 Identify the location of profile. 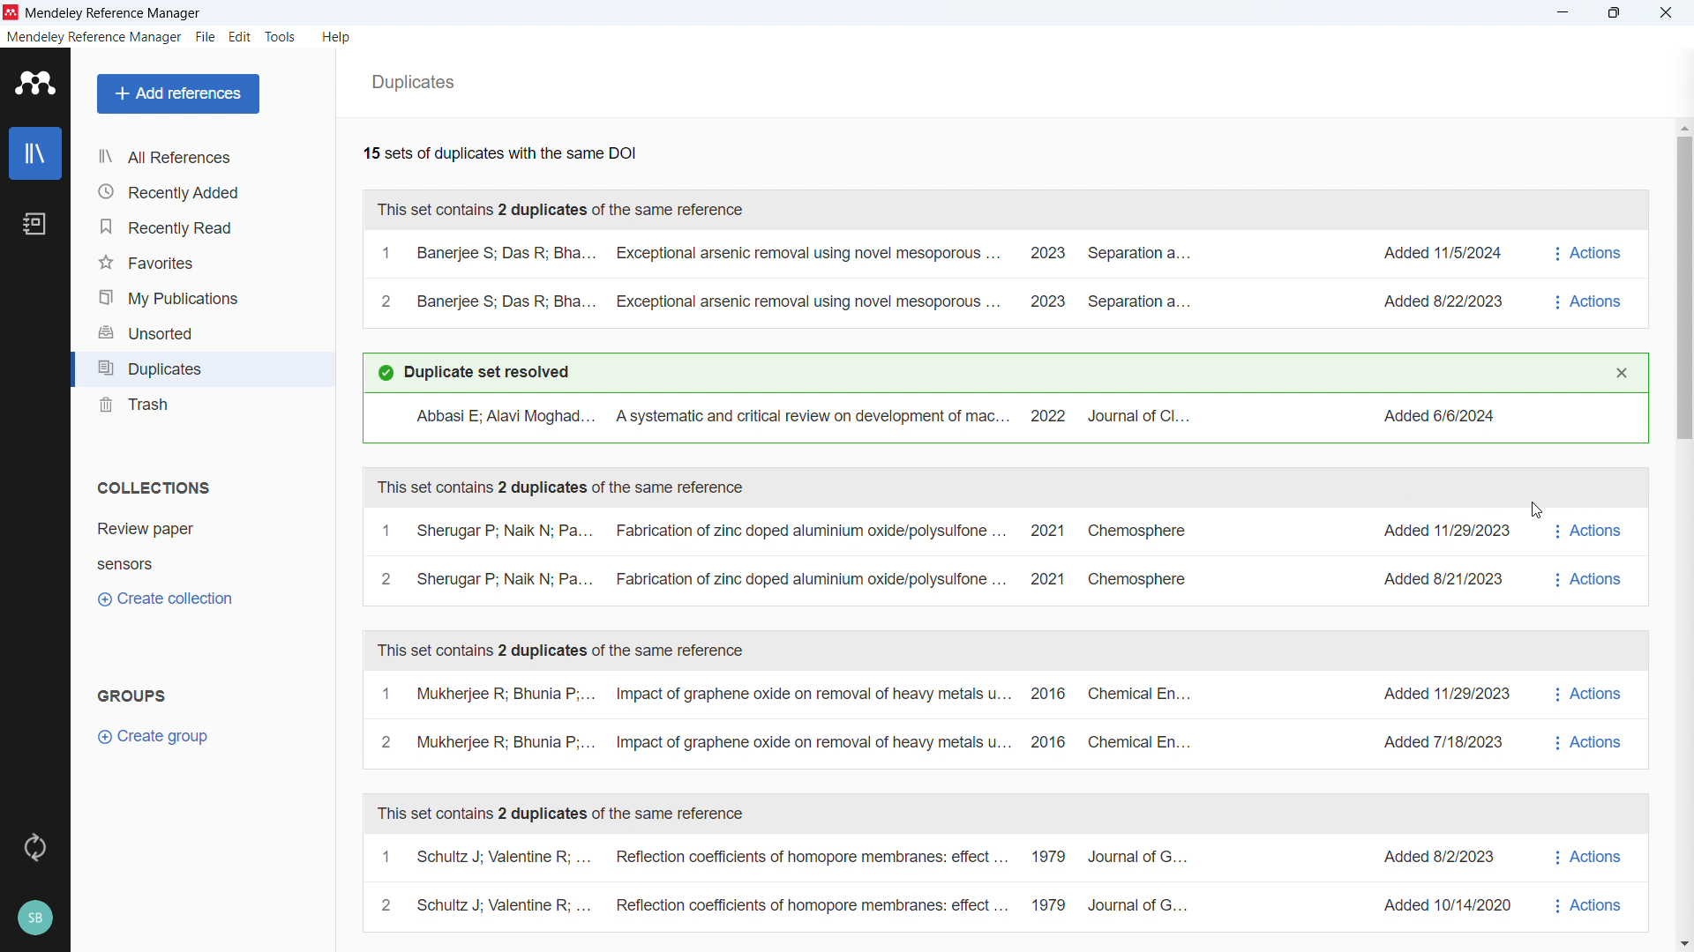
(34, 918).